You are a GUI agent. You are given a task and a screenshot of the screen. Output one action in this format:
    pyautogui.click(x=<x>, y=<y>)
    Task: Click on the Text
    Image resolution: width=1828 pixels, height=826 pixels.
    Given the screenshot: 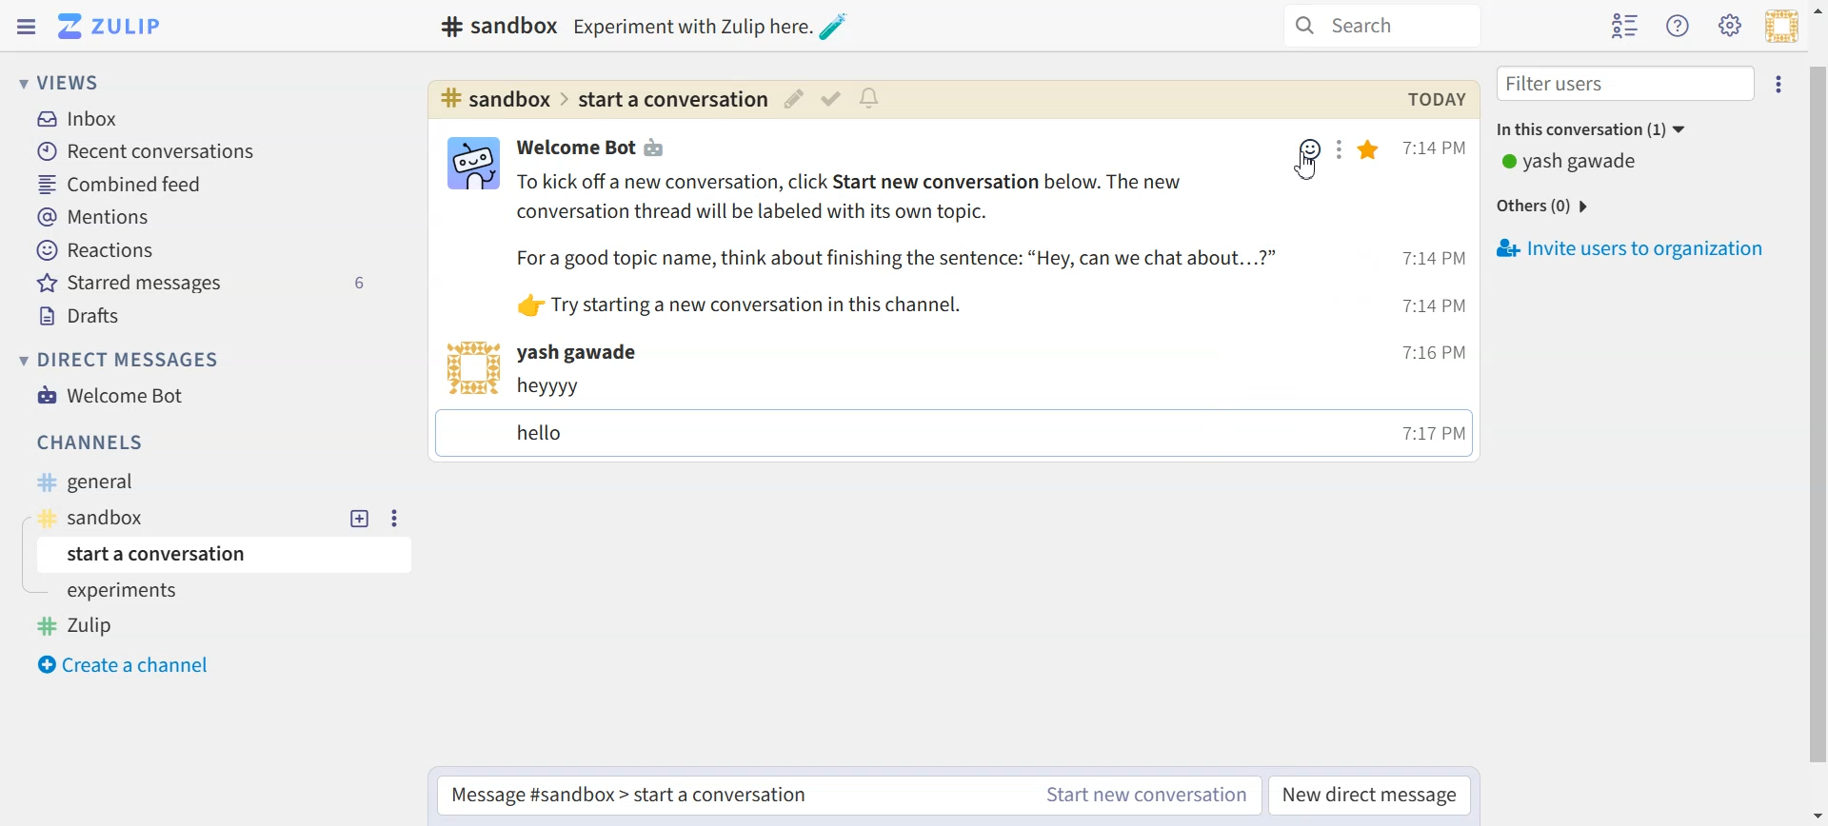 What is the action you would take?
    pyautogui.click(x=1435, y=99)
    